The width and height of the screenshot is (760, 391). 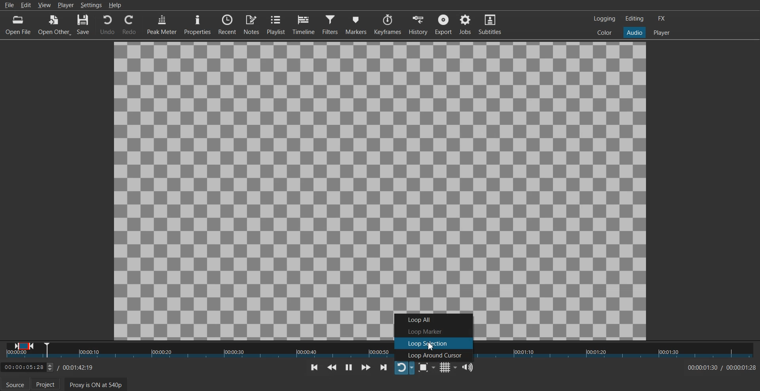 What do you see at coordinates (433, 355) in the screenshot?
I see `Loop Around Cursor` at bounding box center [433, 355].